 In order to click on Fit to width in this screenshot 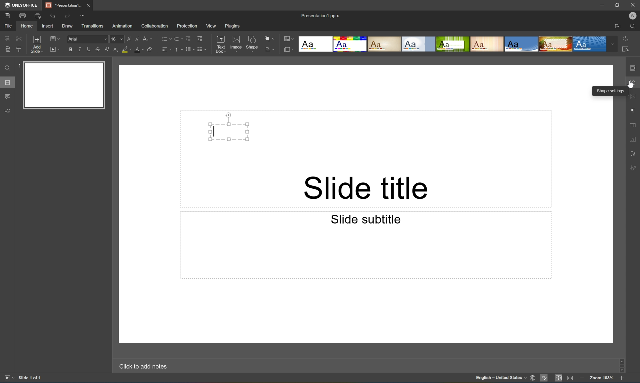, I will do `click(570, 379)`.